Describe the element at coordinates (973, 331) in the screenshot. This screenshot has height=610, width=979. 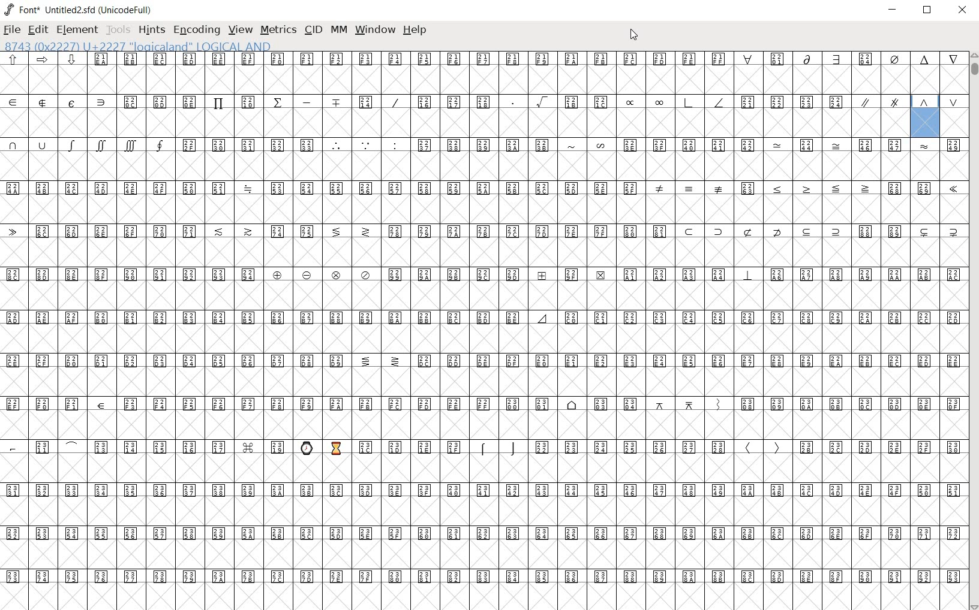
I see `scrollbar` at that location.